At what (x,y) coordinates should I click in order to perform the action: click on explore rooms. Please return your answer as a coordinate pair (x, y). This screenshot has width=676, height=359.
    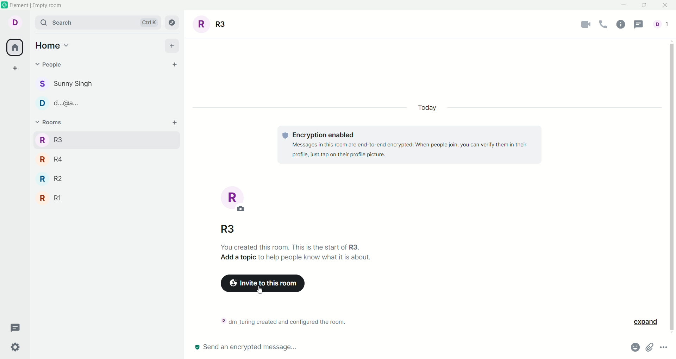
    Looking at the image, I should click on (173, 23).